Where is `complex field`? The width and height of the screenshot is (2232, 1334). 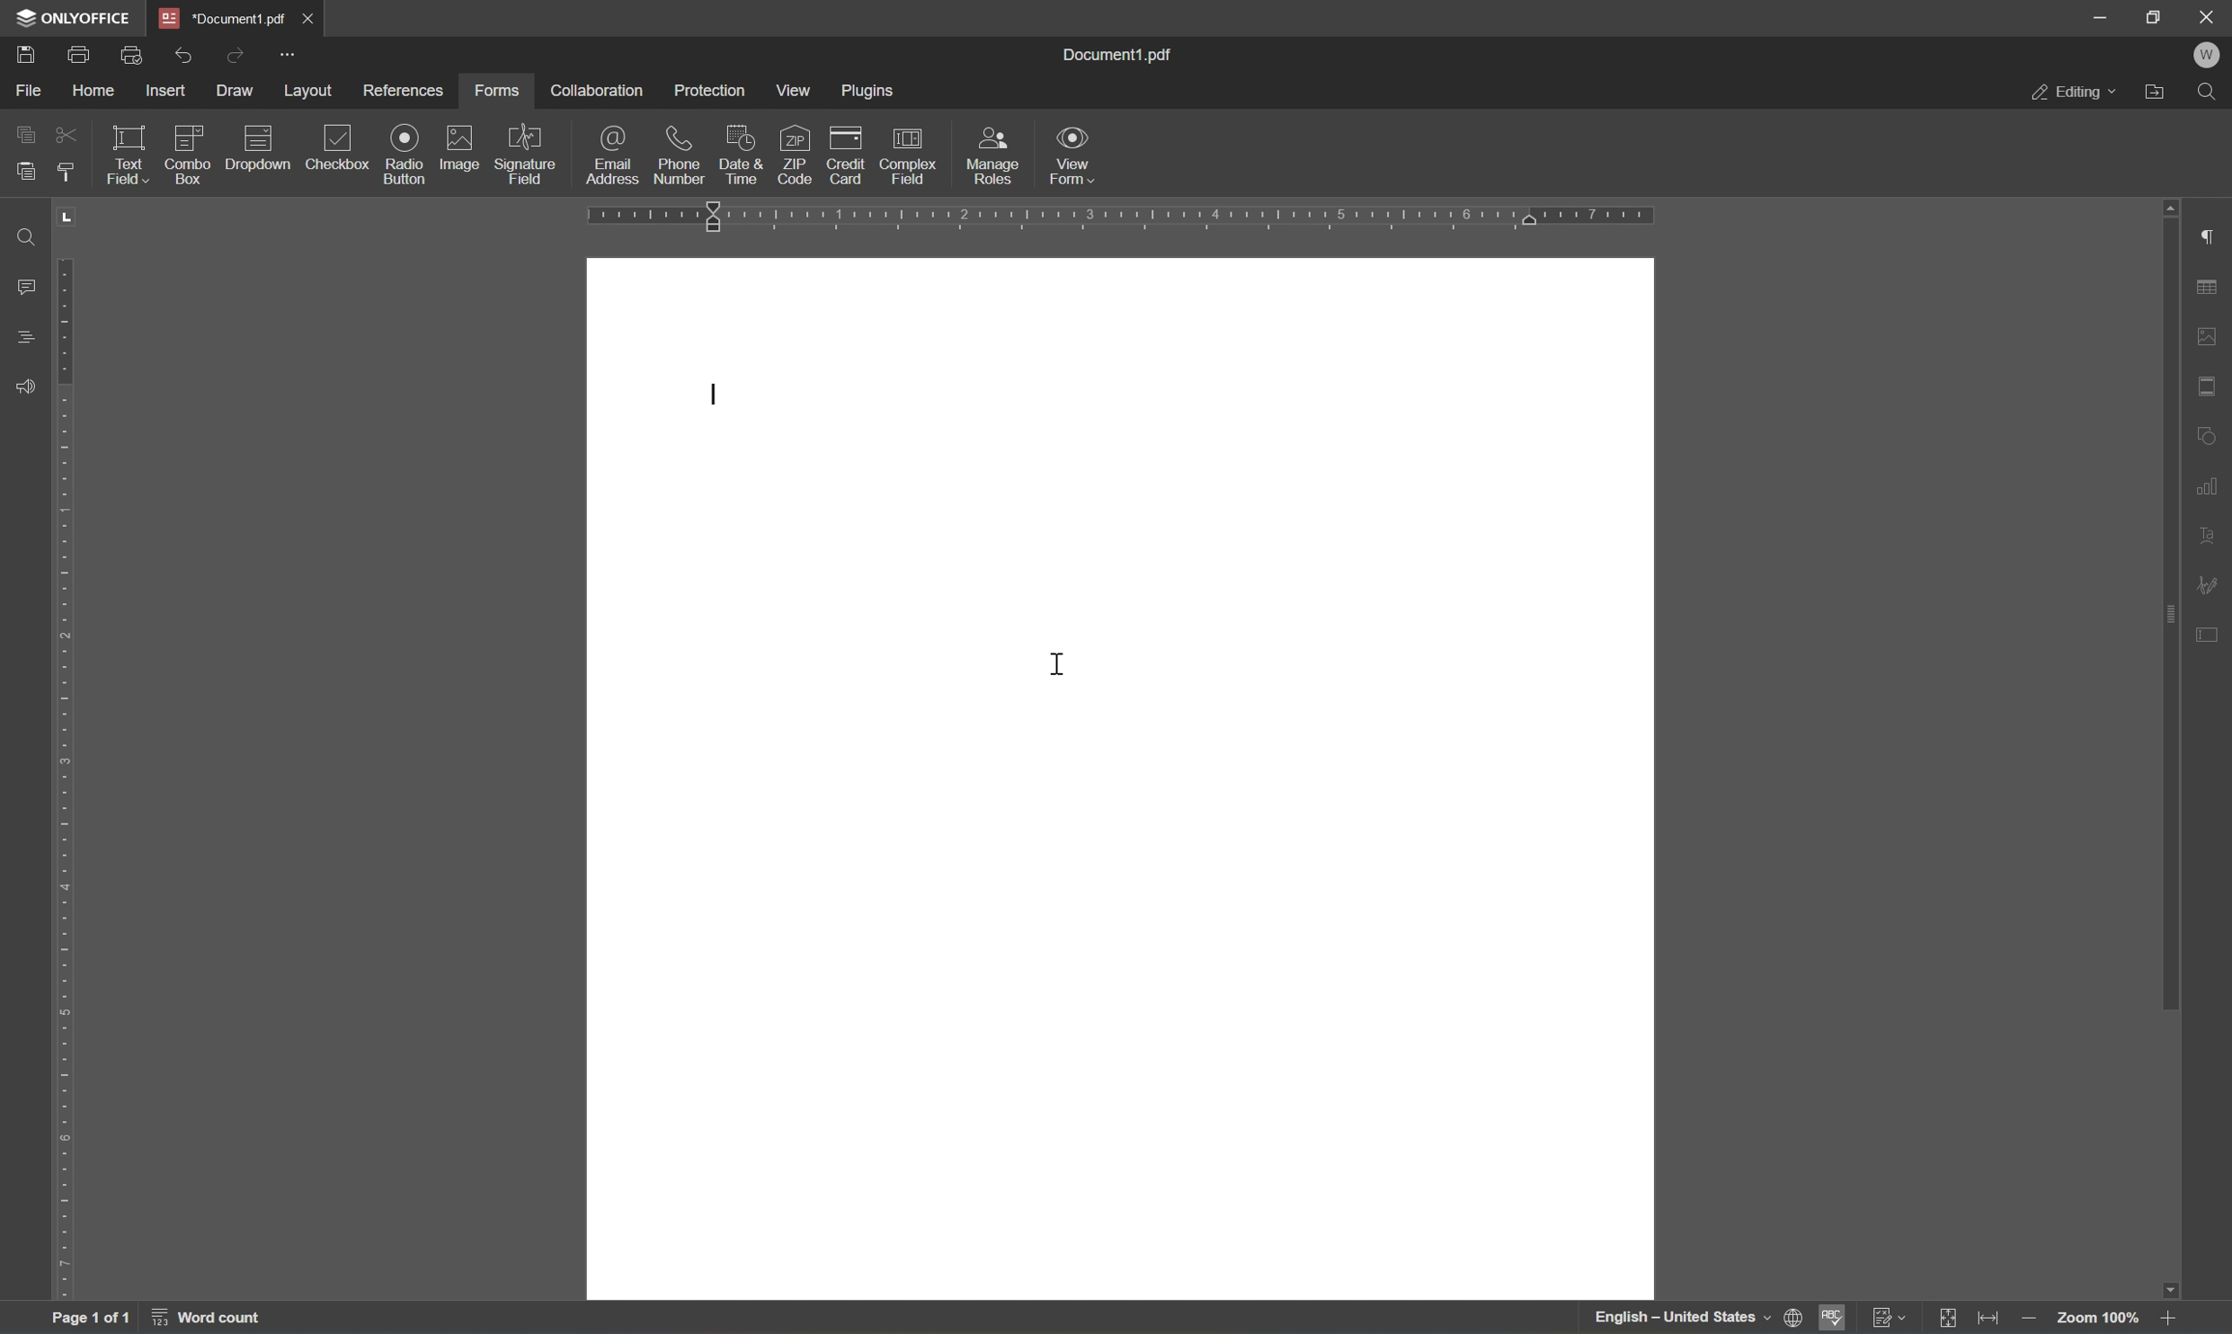 complex field is located at coordinates (910, 156).